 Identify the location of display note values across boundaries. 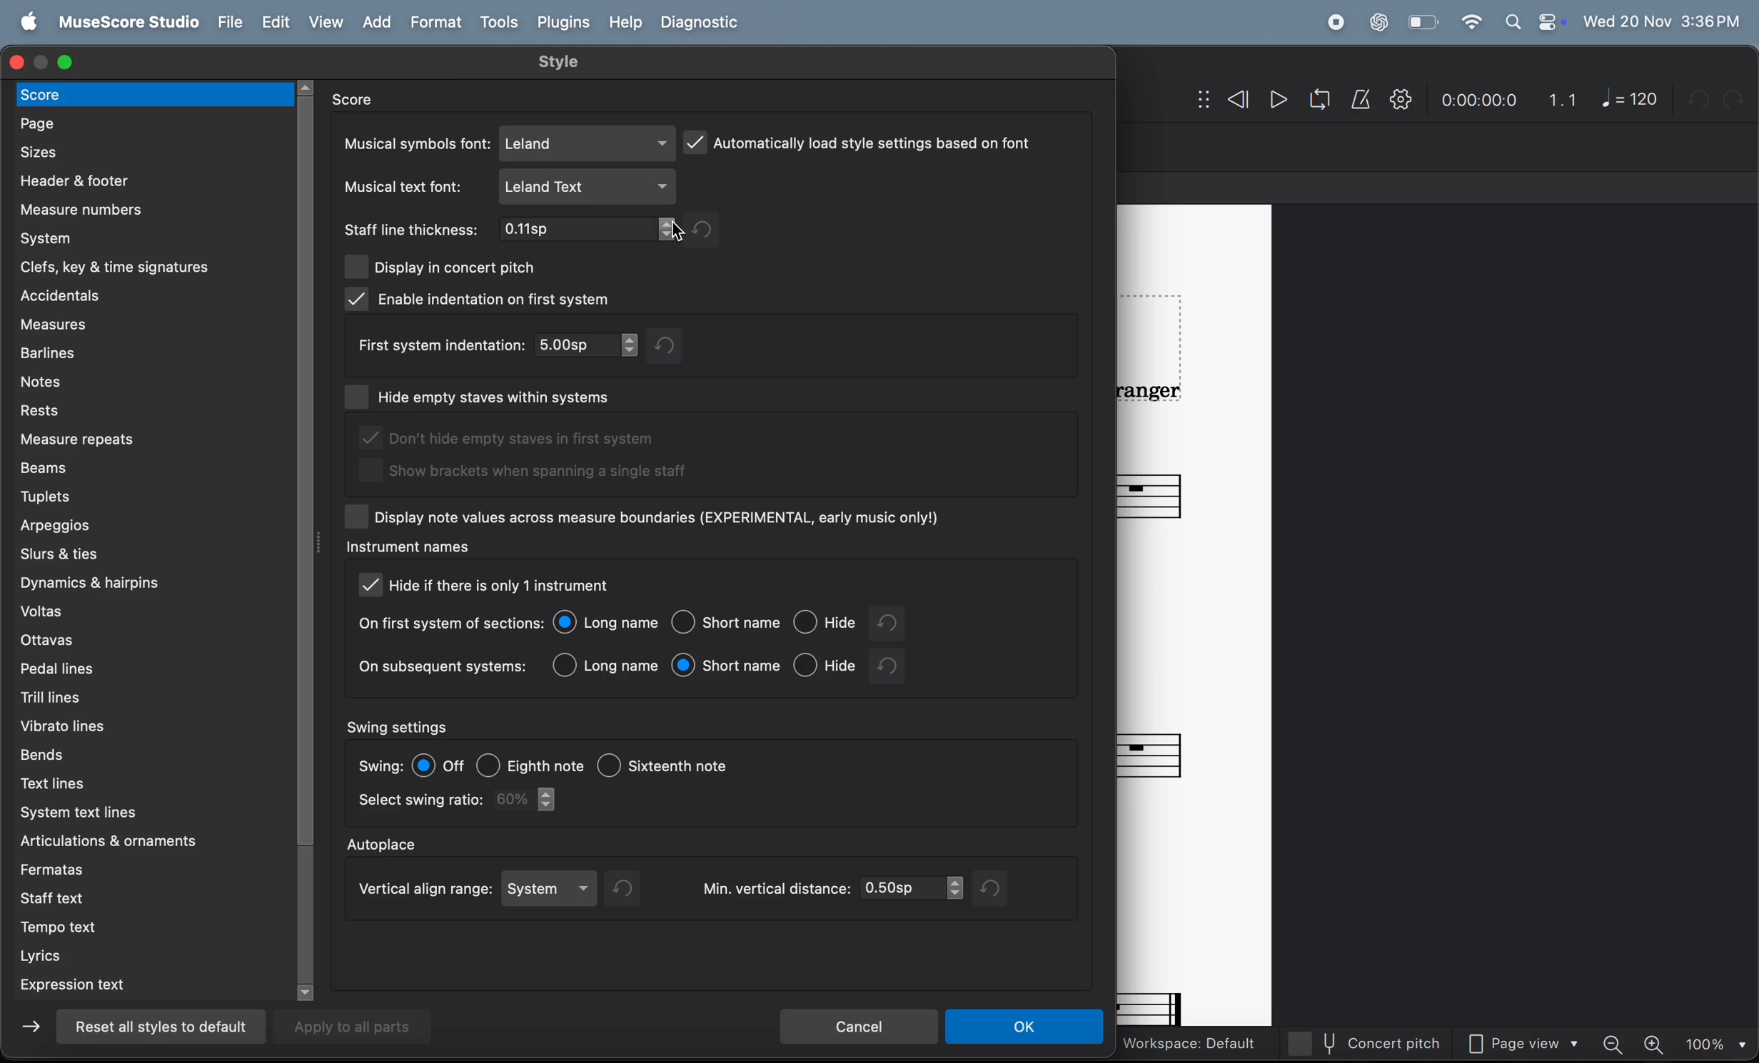
(662, 517).